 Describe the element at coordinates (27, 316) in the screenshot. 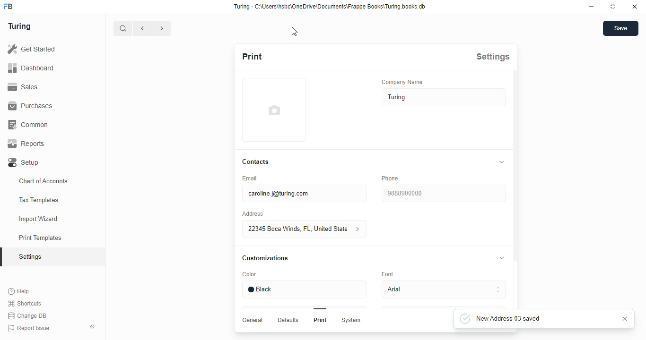

I see `change DB` at that location.